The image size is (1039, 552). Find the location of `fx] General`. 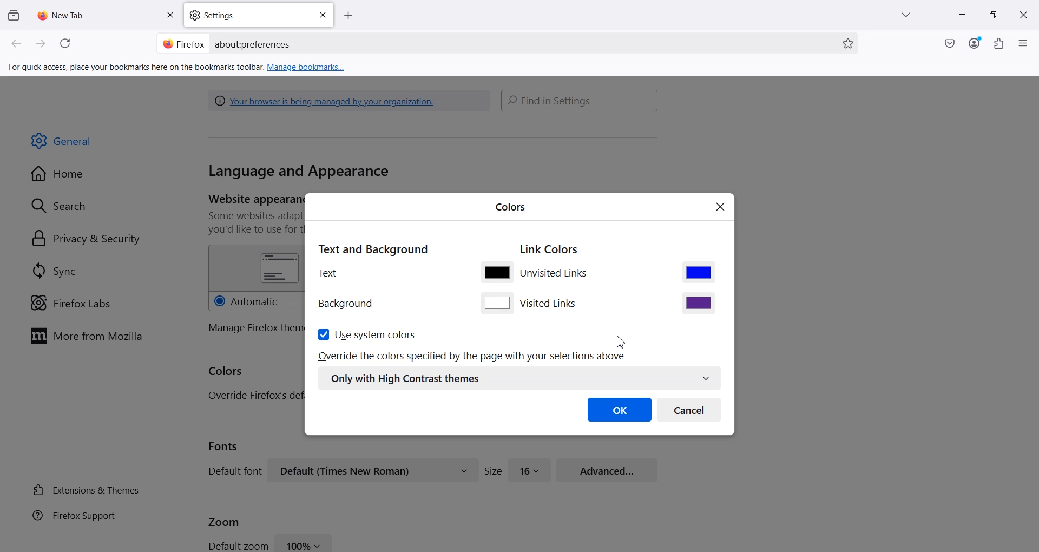

fx] General is located at coordinates (62, 141).